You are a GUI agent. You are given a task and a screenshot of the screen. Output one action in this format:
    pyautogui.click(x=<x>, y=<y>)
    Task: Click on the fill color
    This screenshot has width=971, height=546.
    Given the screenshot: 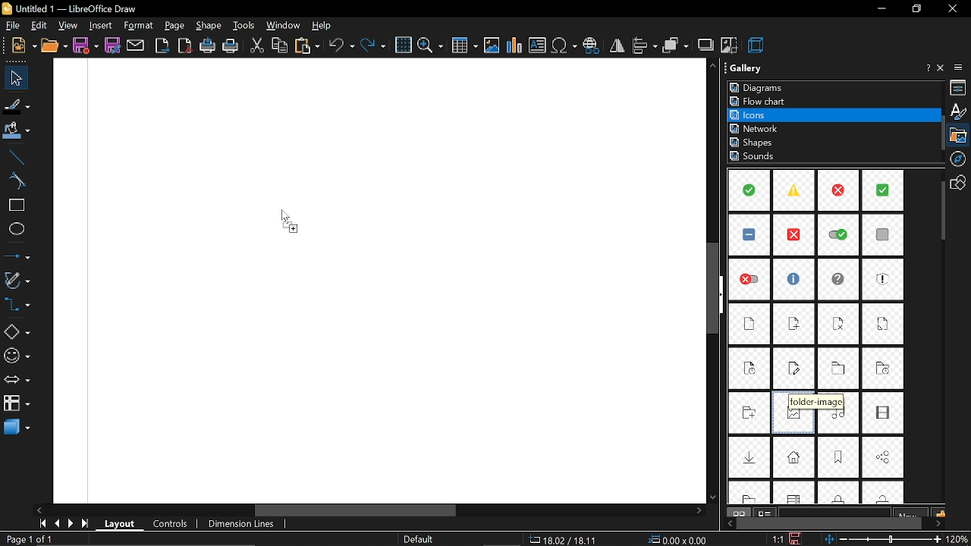 What is the action you would take?
    pyautogui.click(x=14, y=131)
    